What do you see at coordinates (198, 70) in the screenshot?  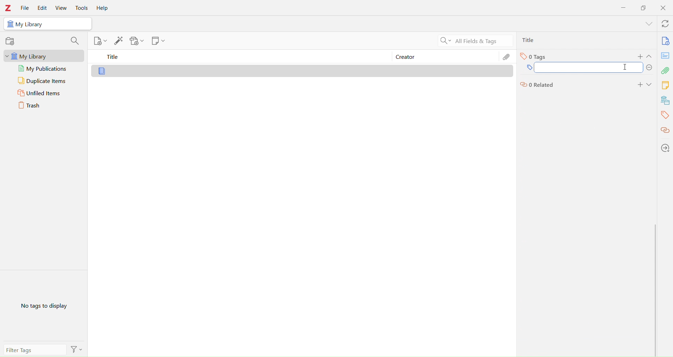 I see `Library` at bounding box center [198, 70].